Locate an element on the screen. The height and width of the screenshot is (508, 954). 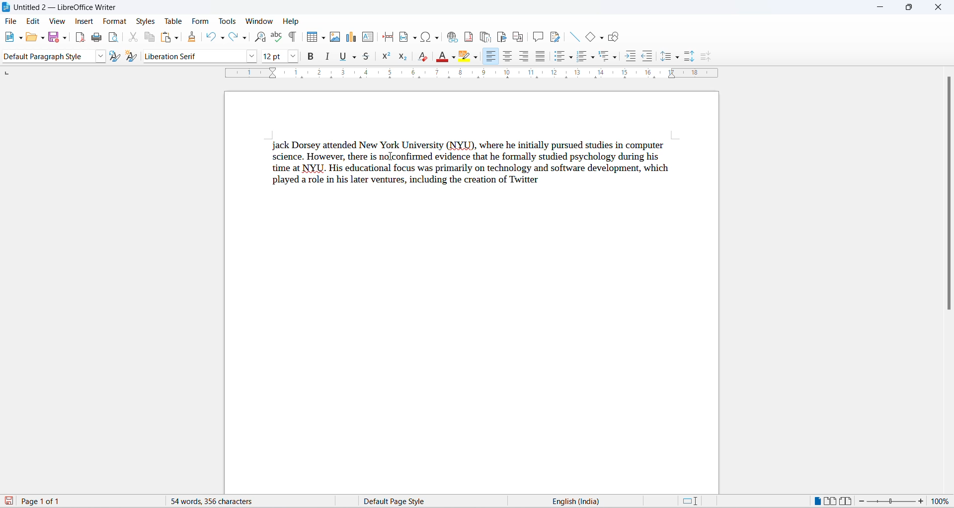
toggle unordered list options is located at coordinates (571, 59).